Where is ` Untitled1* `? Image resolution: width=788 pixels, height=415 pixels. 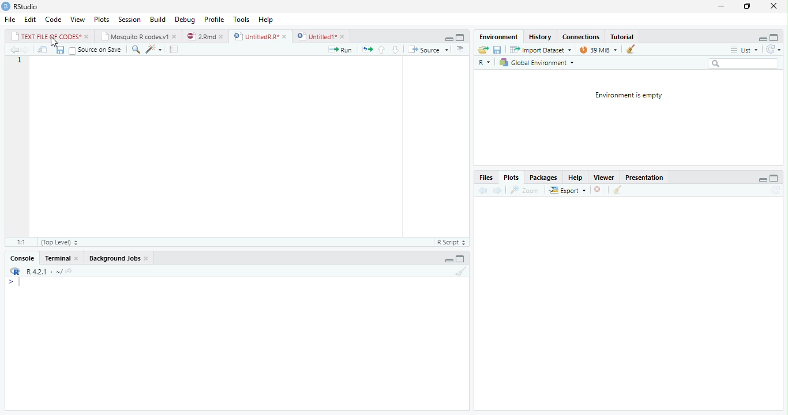  Untitled1*  is located at coordinates (321, 36).